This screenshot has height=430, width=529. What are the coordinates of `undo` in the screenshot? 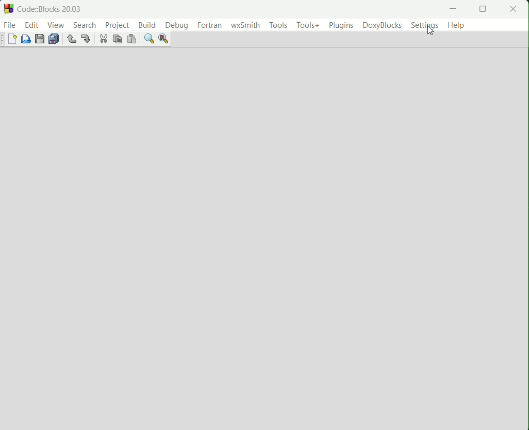 It's located at (72, 40).